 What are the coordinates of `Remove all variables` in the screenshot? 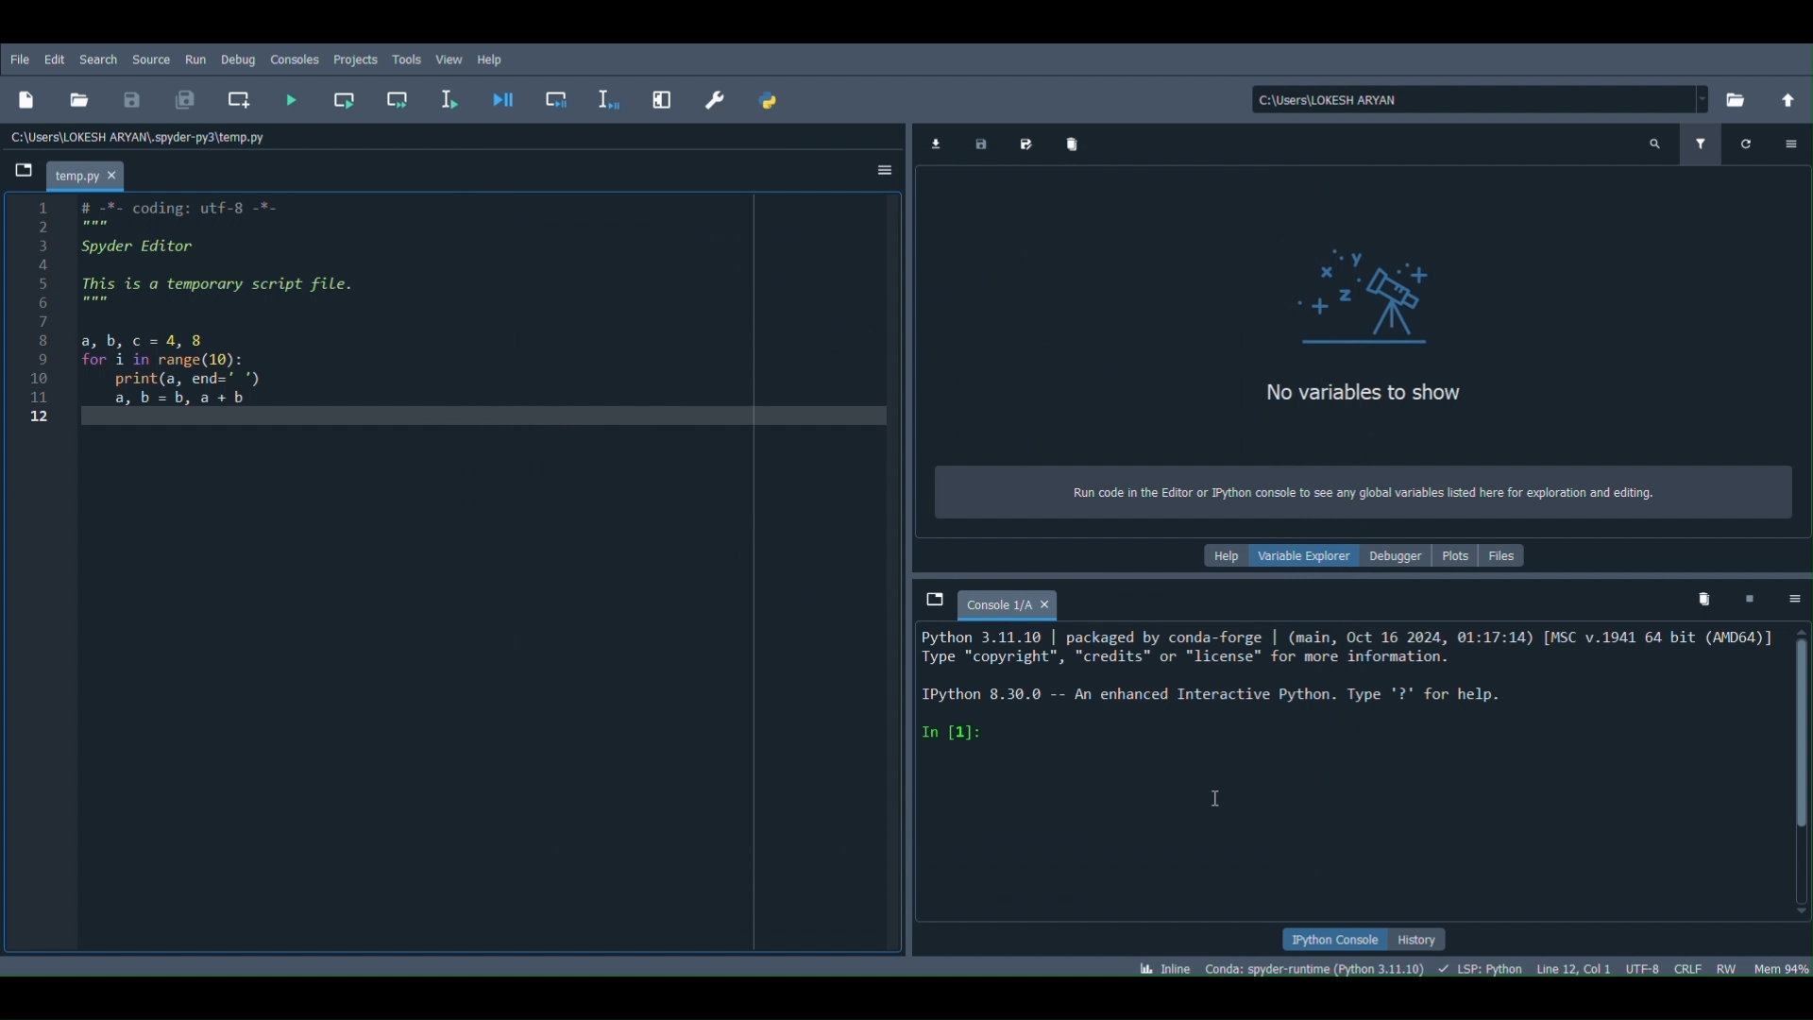 It's located at (1699, 599).